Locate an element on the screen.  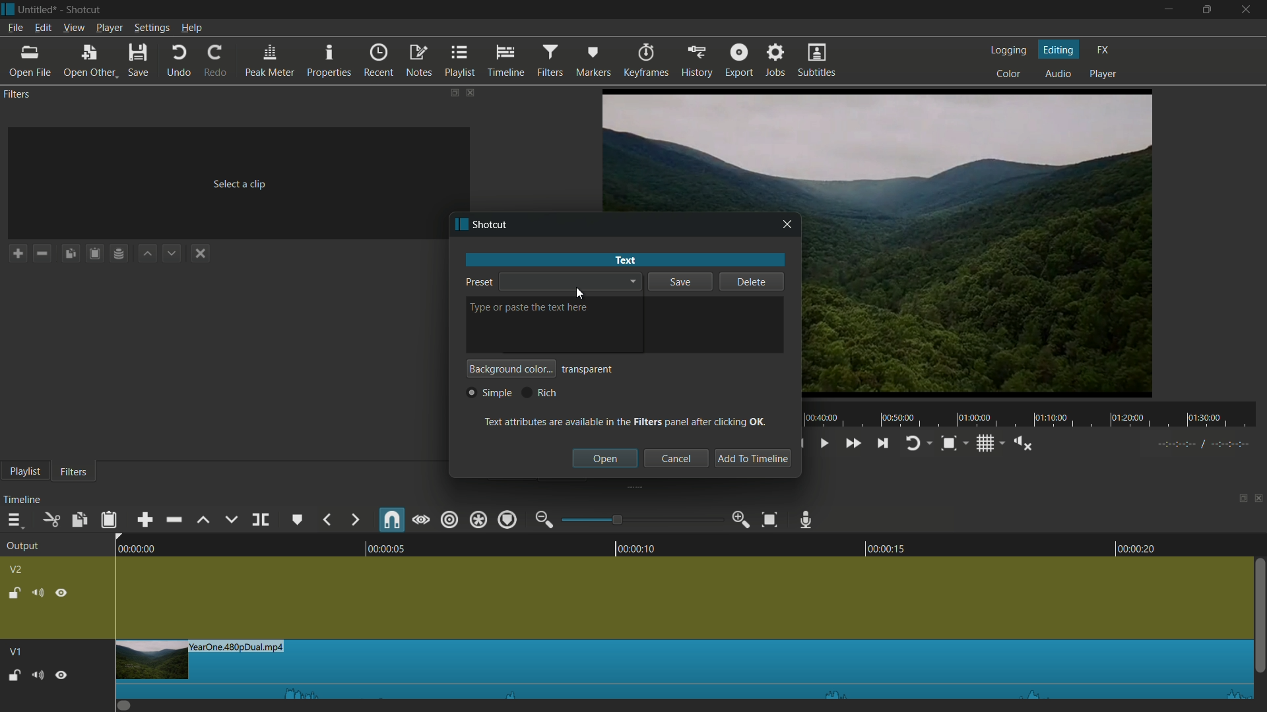
app name is located at coordinates (493, 225).